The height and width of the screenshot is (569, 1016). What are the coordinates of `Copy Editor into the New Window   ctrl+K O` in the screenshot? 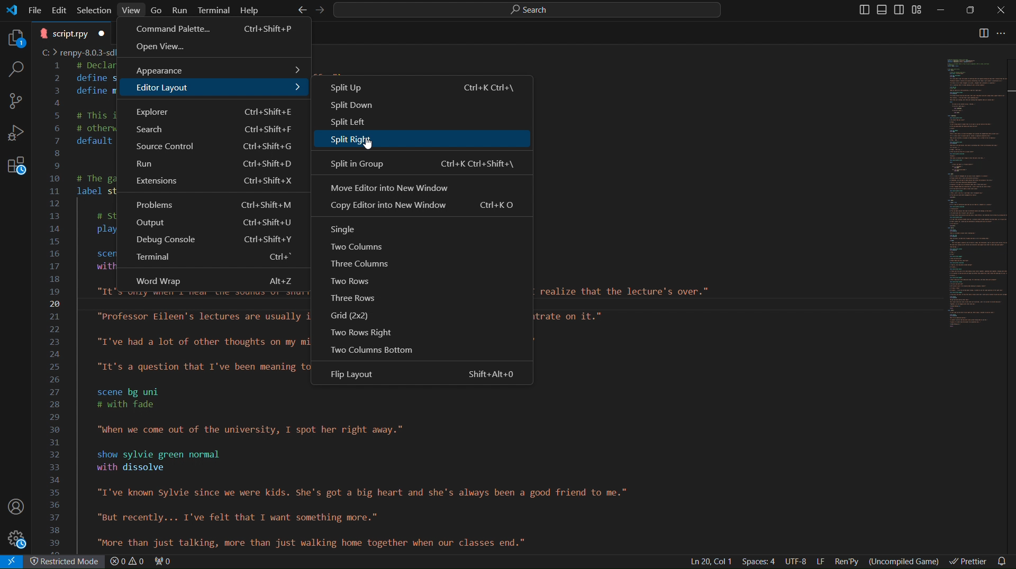 It's located at (423, 209).